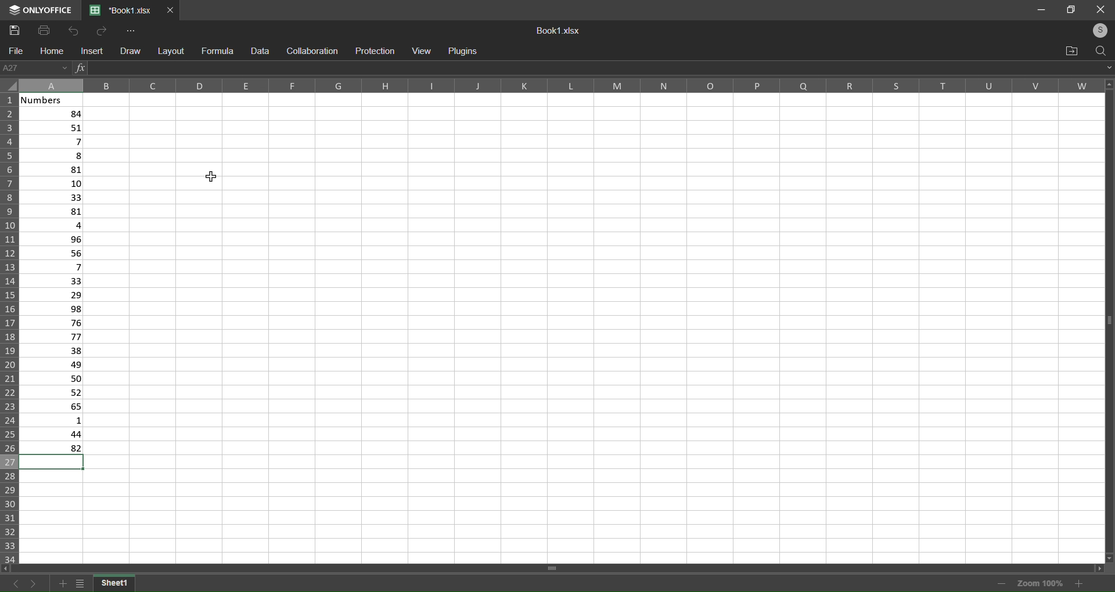 The width and height of the screenshot is (1115, 592). I want to click on view, so click(420, 52).